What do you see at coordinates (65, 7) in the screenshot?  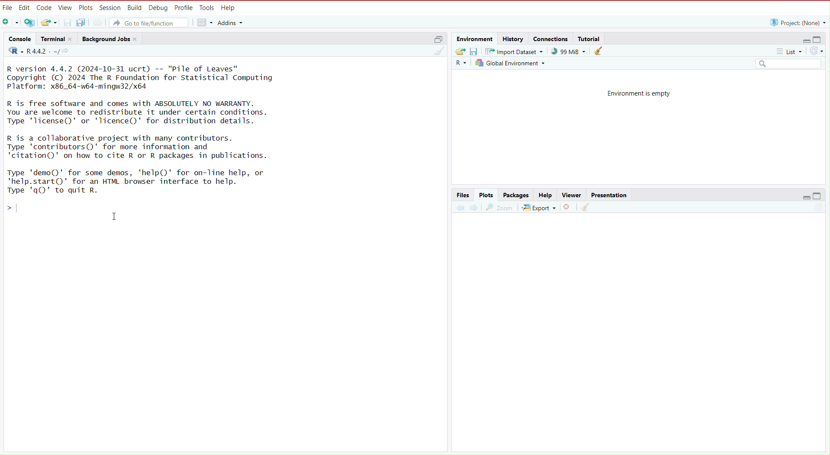 I see `view` at bounding box center [65, 7].